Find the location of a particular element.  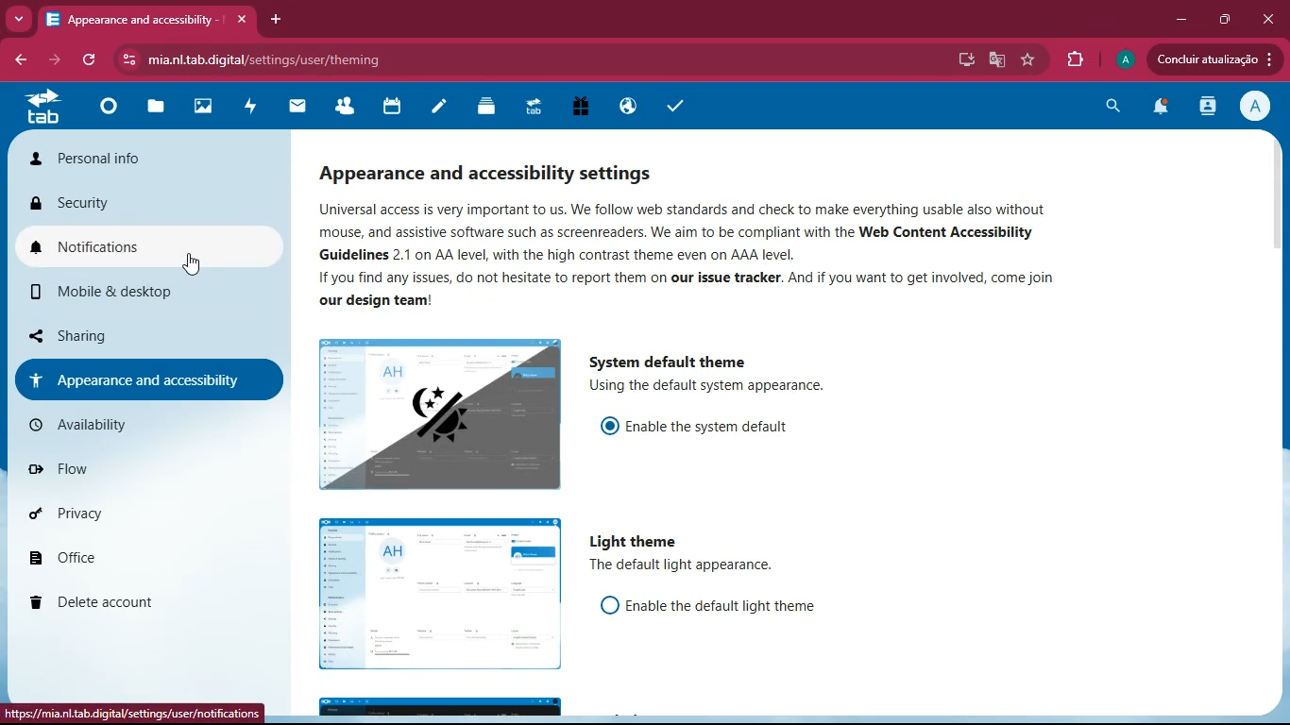

Concluir atualizacao is located at coordinates (1214, 59).